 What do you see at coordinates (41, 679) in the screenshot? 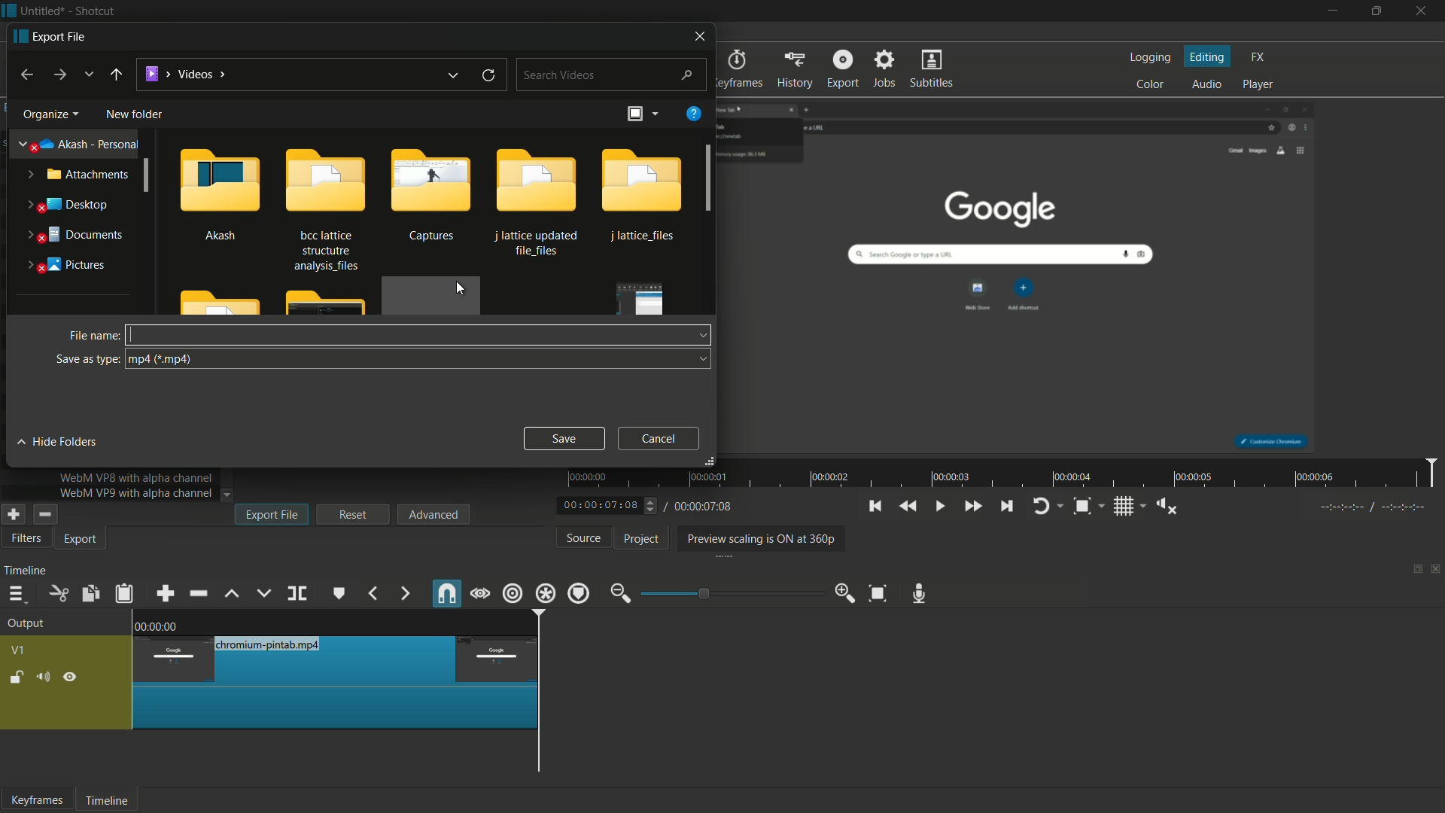
I see `mute` at bounding box center [41, 679].